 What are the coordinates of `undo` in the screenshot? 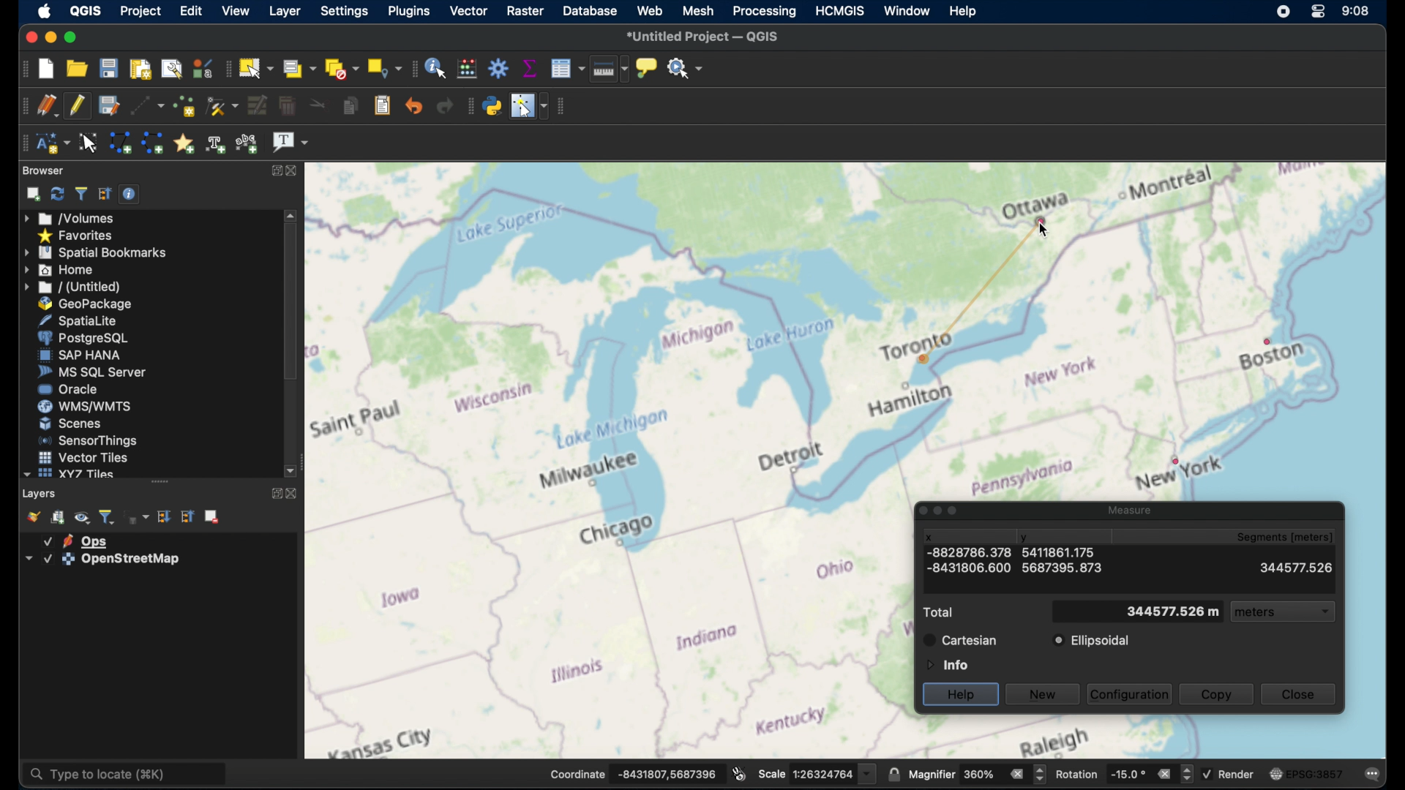 It's located at (414, 106).